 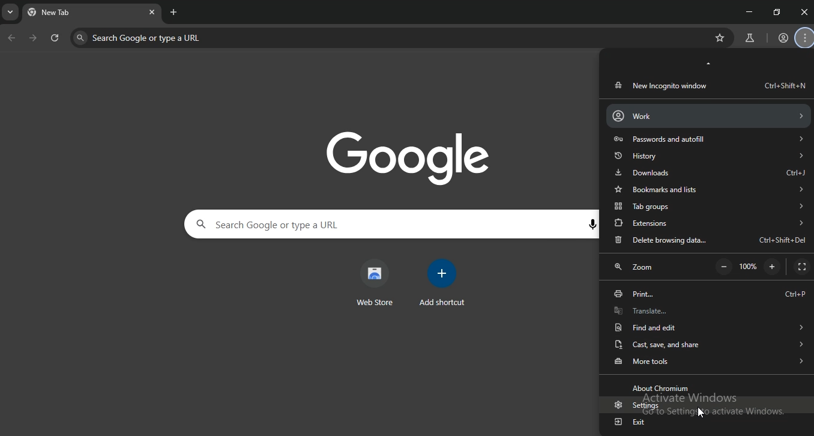 I want to click on search labs, so click(x=748, y=38).